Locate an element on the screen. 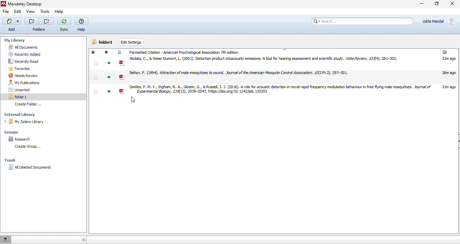 The width and height of the screenshot is (460, 244). folders is located at coordinates (38, 25).